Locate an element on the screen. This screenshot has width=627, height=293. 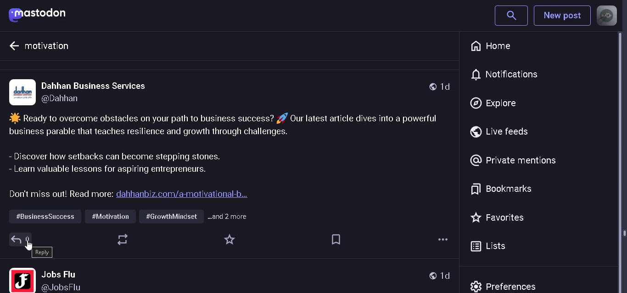
prefrences is located at coordinates (507, 285).